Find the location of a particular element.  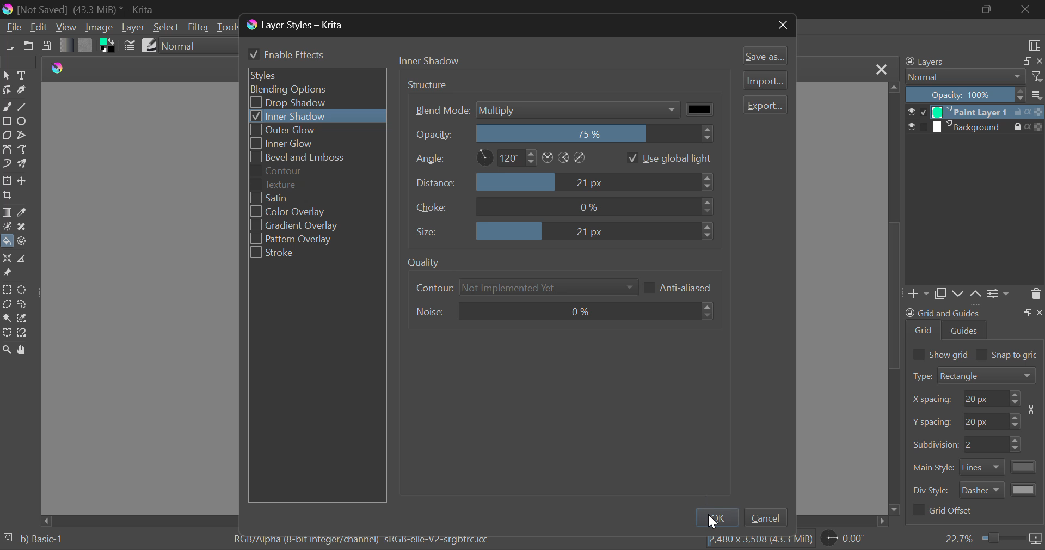

Transform Layer is located at coordinates (7, 181).